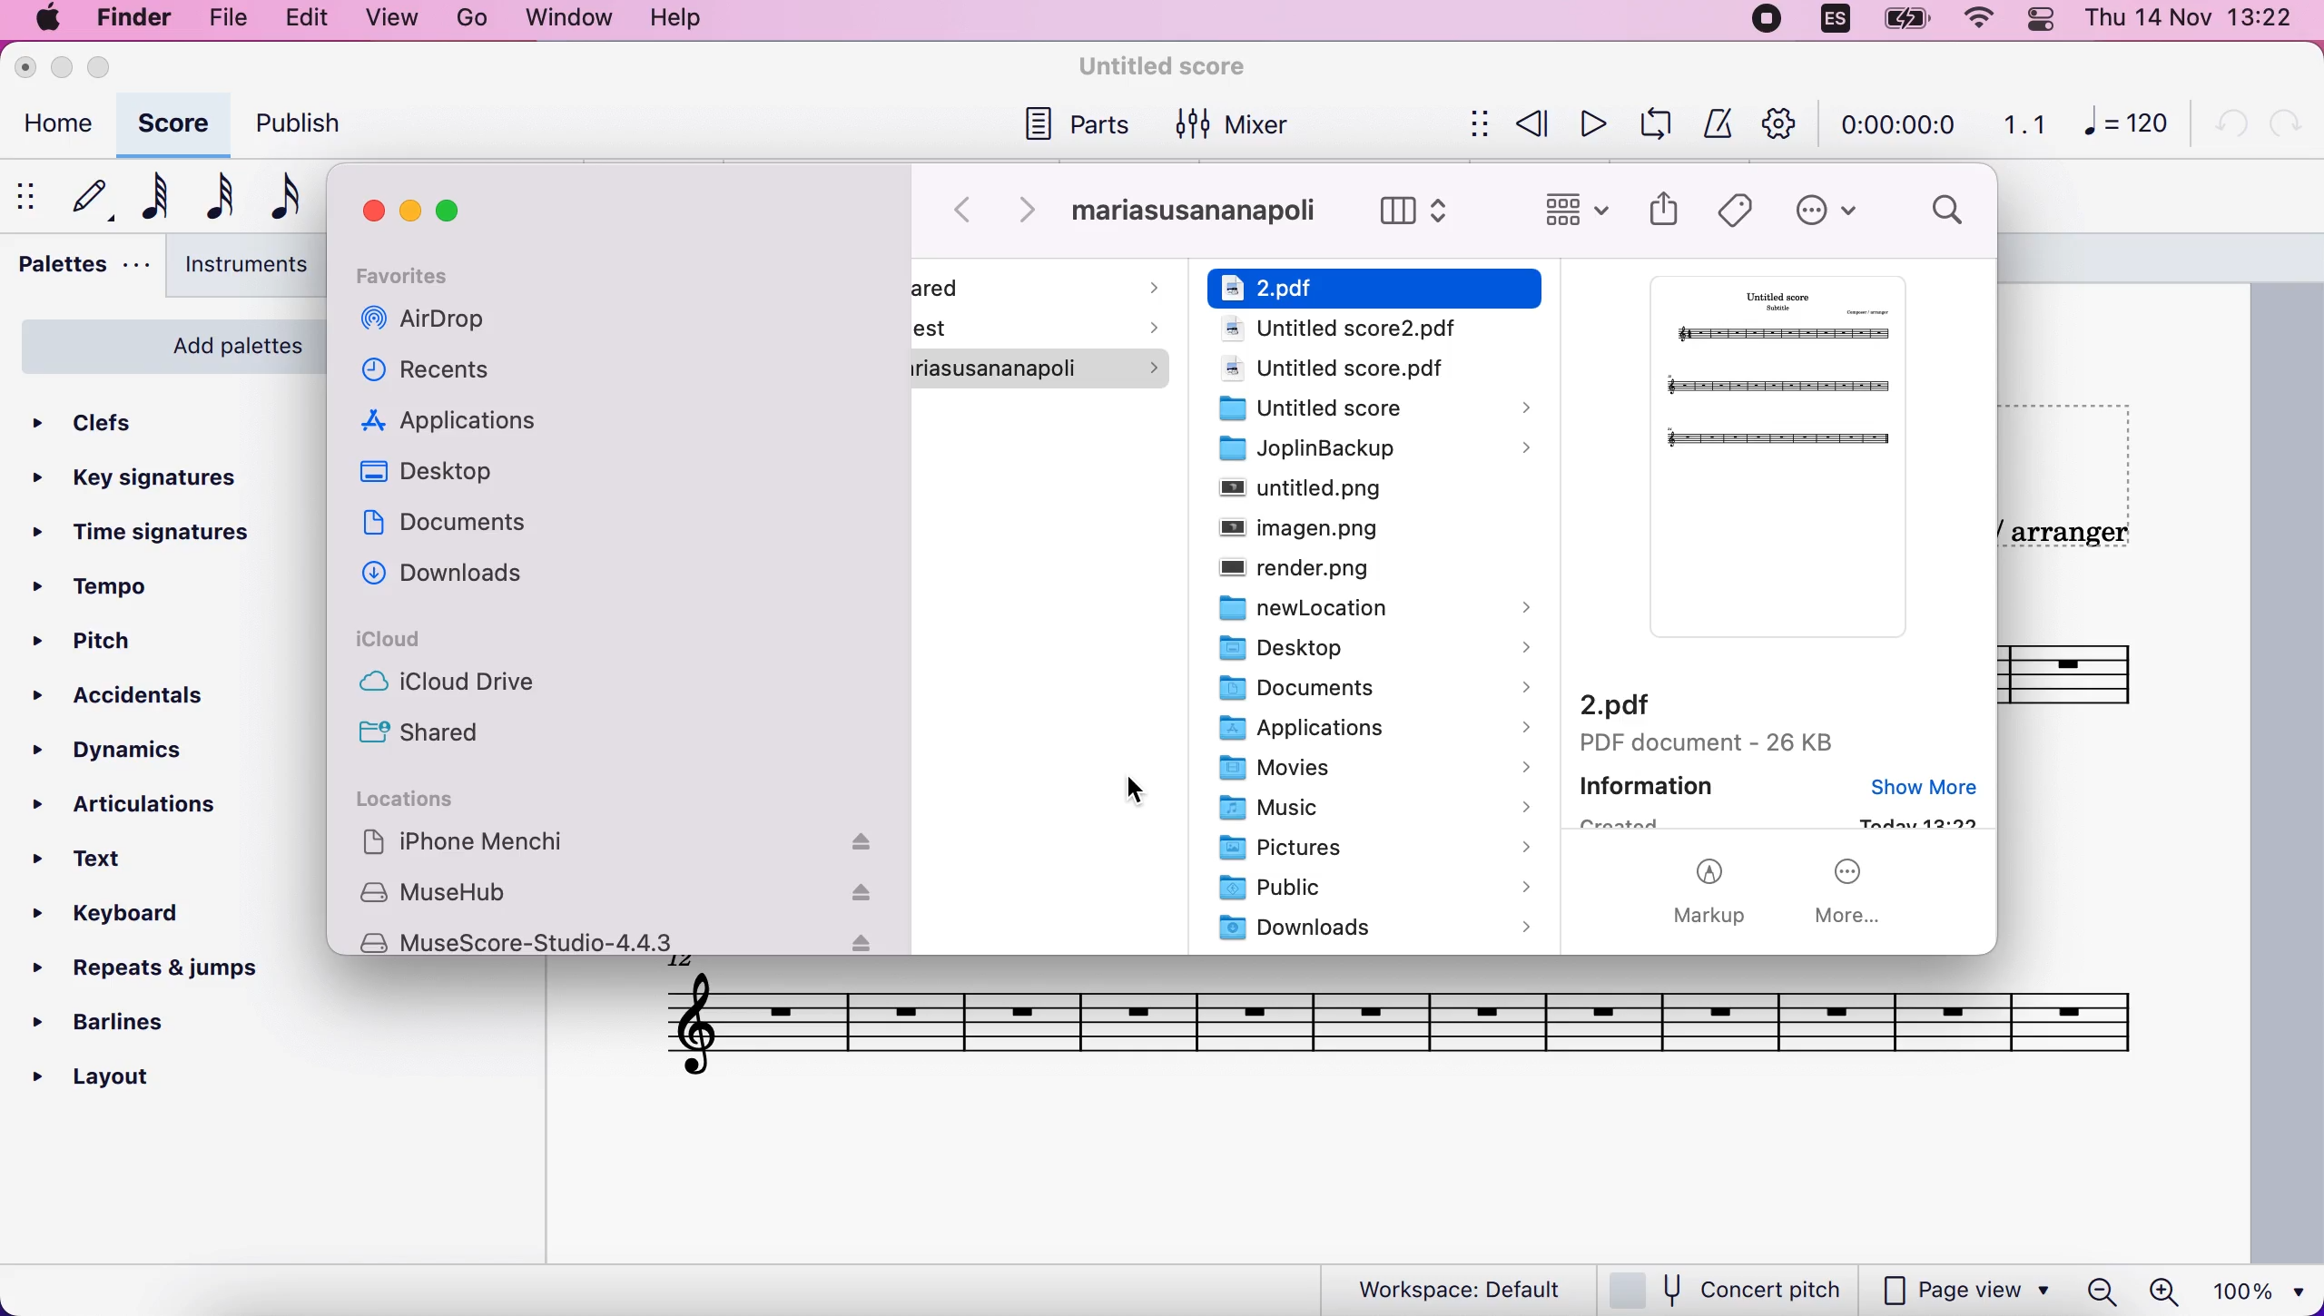  I want to click on score, so click(172, 125).